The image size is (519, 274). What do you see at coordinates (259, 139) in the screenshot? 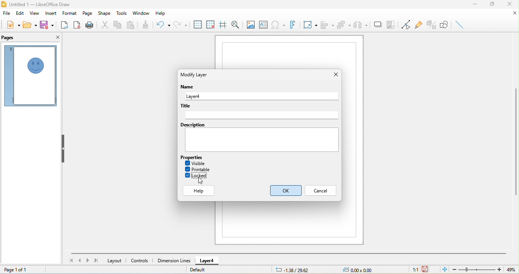
I see `description` at bounding box center [259, 139].